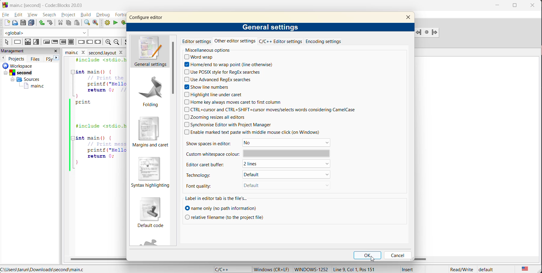  I want to click on fortran, so click(120, 15).